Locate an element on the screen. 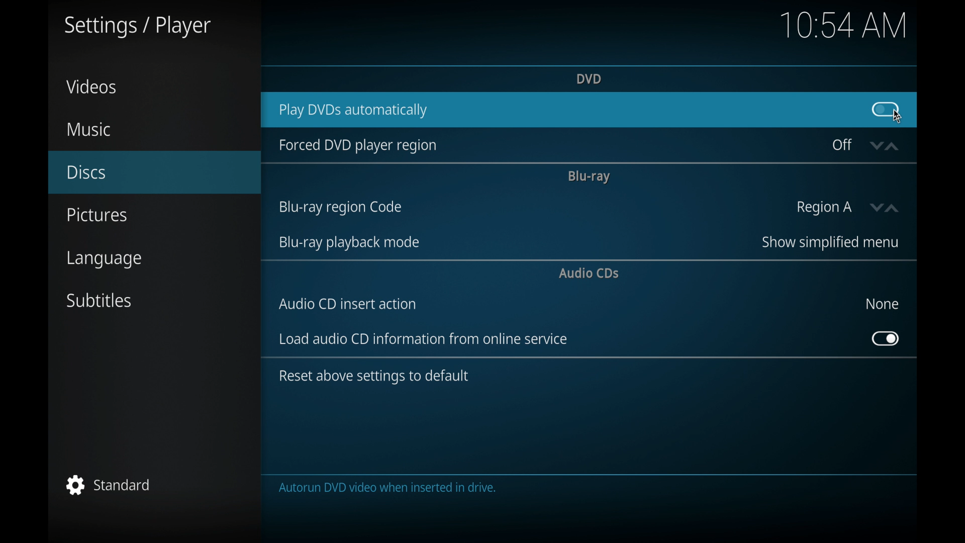  standard is located at coordinates (109, 485).